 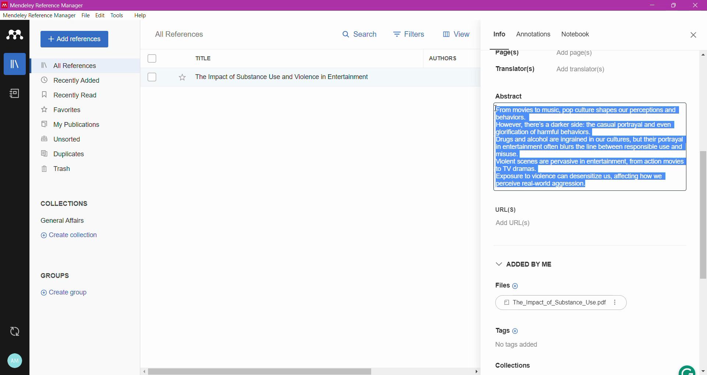 What do you see at coordinates (178, 76) in the screenshot?
I see `Click to Add to Favorites` at bounding box center [178, 76].